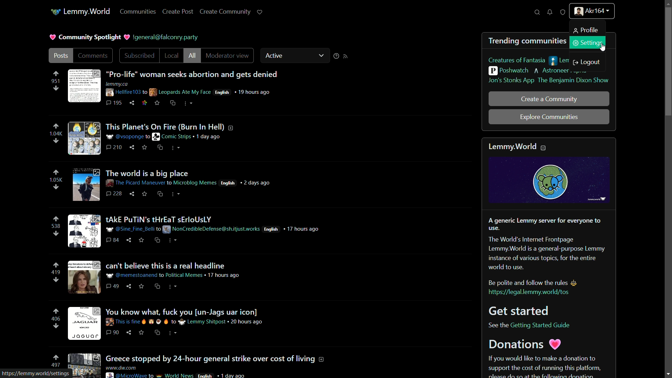 This screenshot has height=378, width=672. Describe the element at coordinates (226, 12) in the screenshot. I see `create community` at that location.